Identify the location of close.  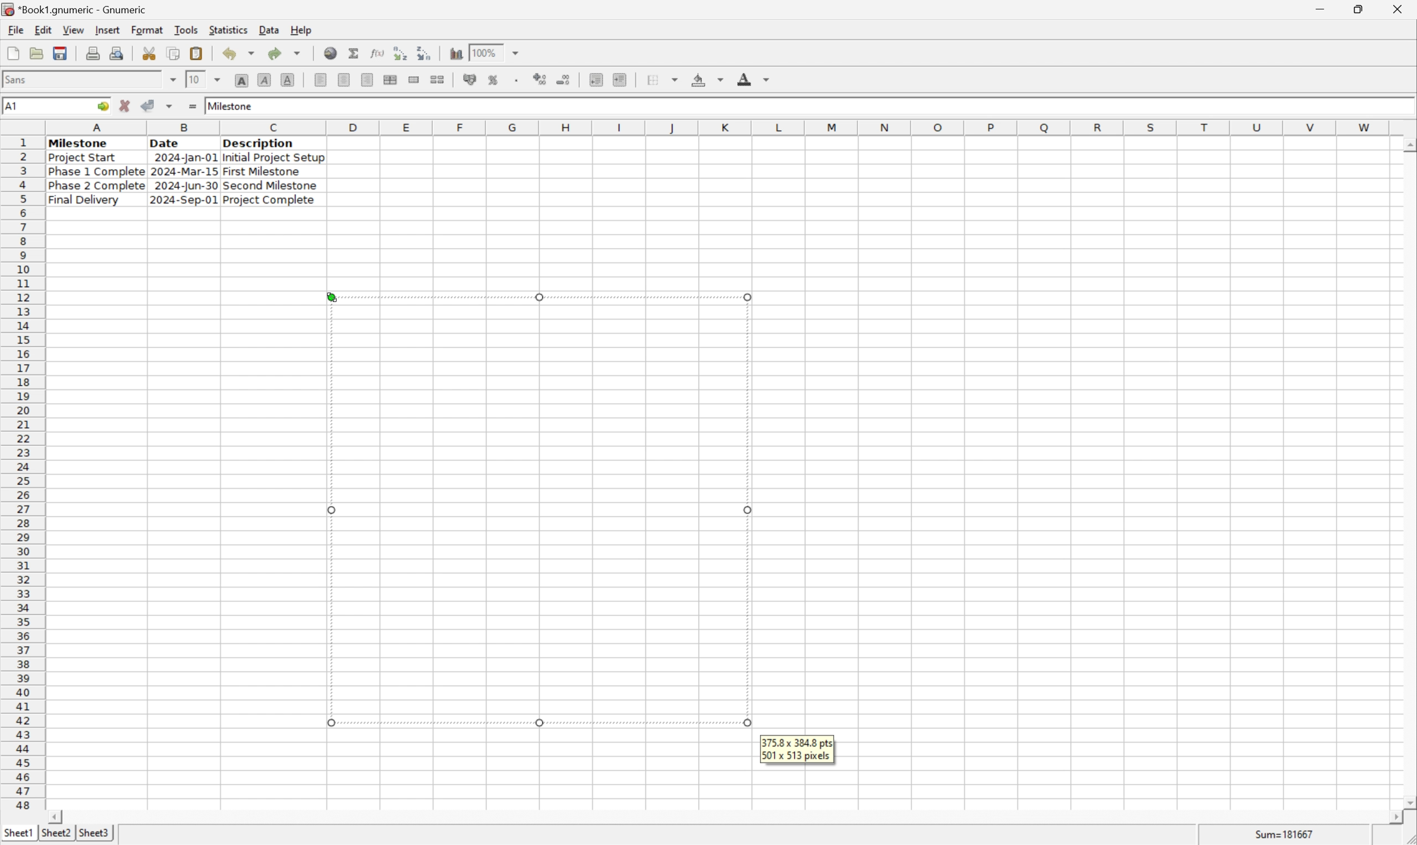
(1399, 7).